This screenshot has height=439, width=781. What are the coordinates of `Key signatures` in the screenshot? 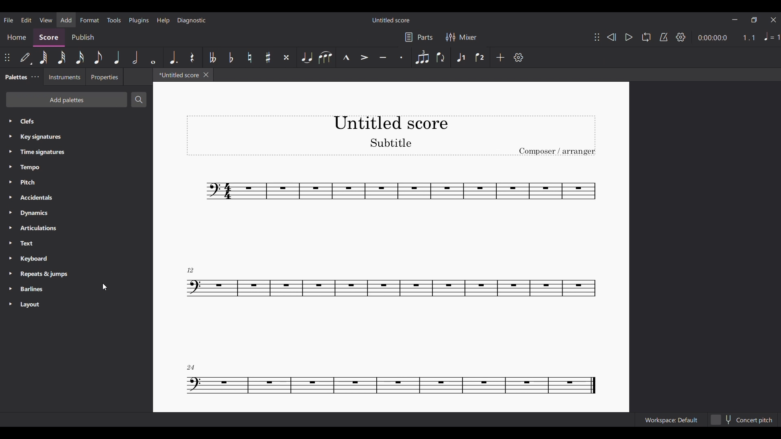 It's located at (51, 138).